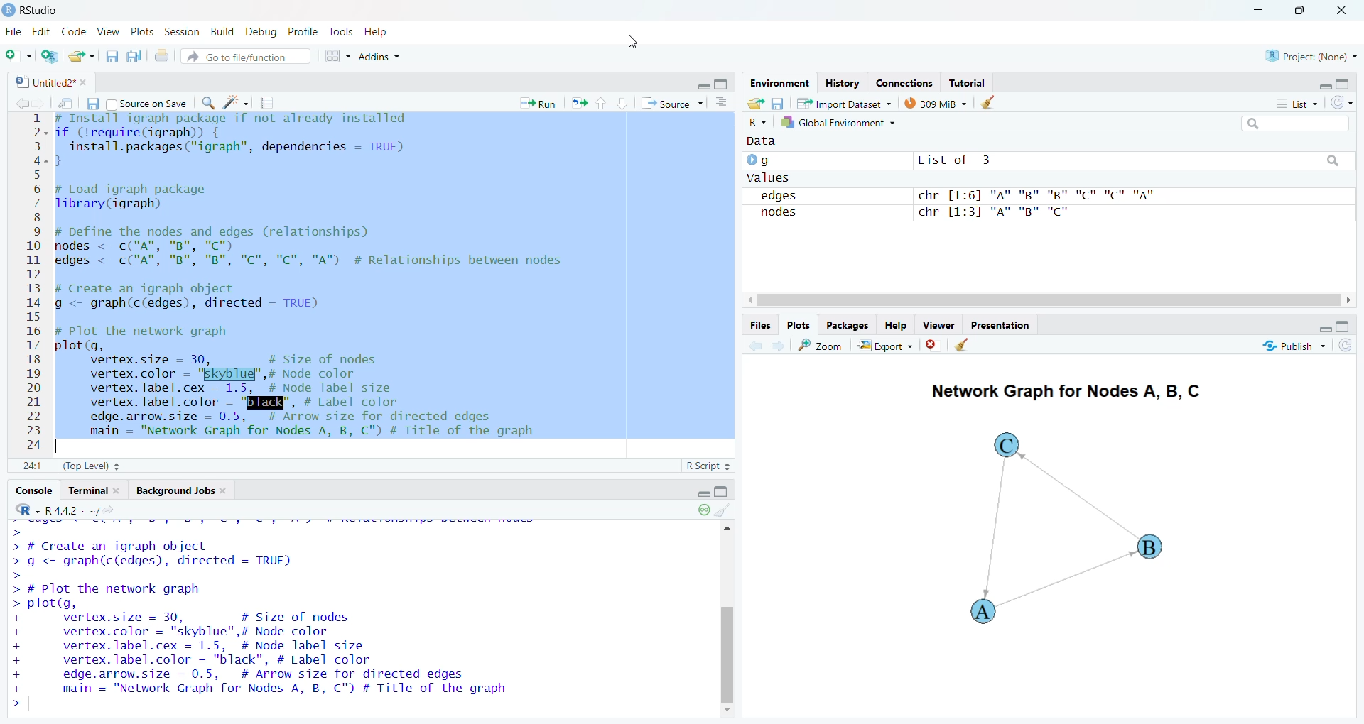 This screenshot has width=1364, height=724. Describe the element at coordinates (906, 82) in the screenshot. I see `Connections` at that location.